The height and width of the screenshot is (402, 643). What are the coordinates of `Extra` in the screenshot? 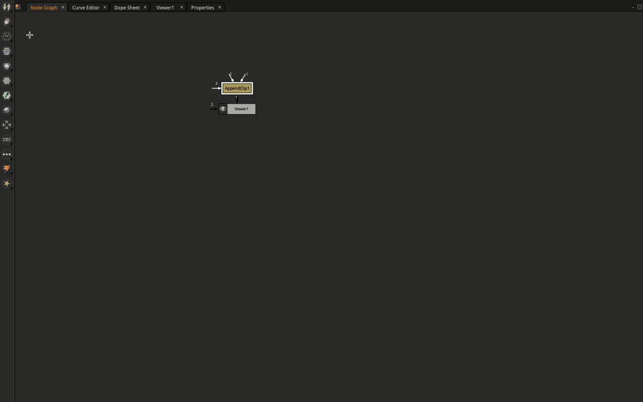 It's located at (7, 184).